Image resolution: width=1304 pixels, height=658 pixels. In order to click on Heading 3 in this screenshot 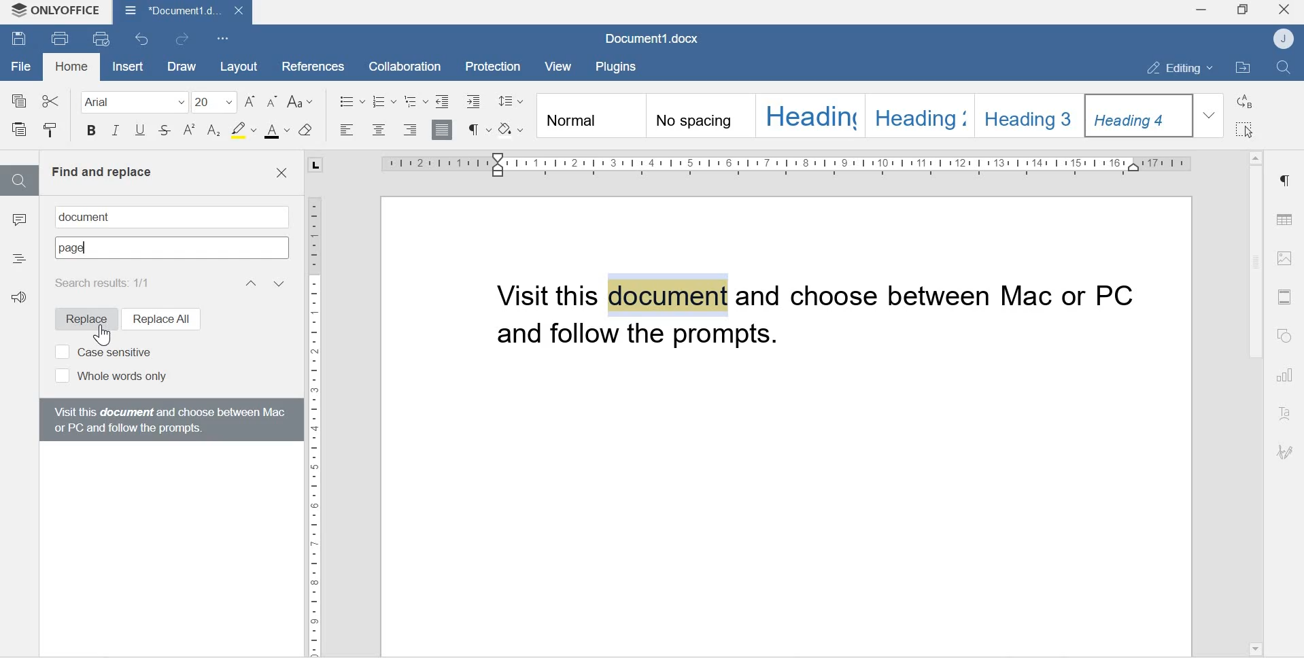, I will do `click(1031, 114)`.